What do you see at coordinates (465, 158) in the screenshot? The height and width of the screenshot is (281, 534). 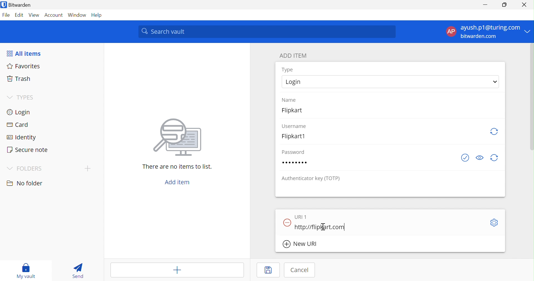 I see `See if password has been exposed` at bounding box center [465, 158].